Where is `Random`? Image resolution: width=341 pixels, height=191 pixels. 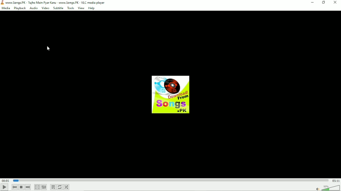
Random is located at coordinates (67, 187).